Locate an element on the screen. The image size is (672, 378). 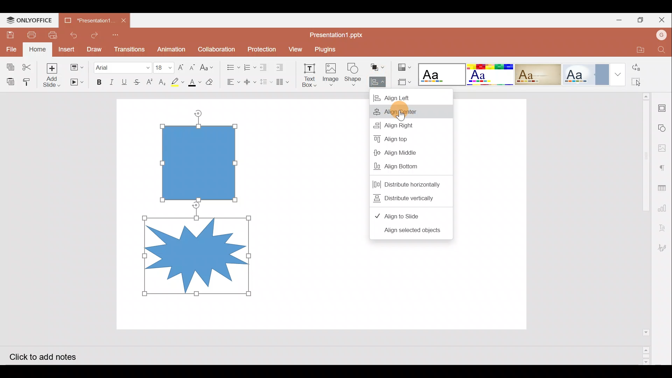
Table settings is located at coordinates (664, 188).